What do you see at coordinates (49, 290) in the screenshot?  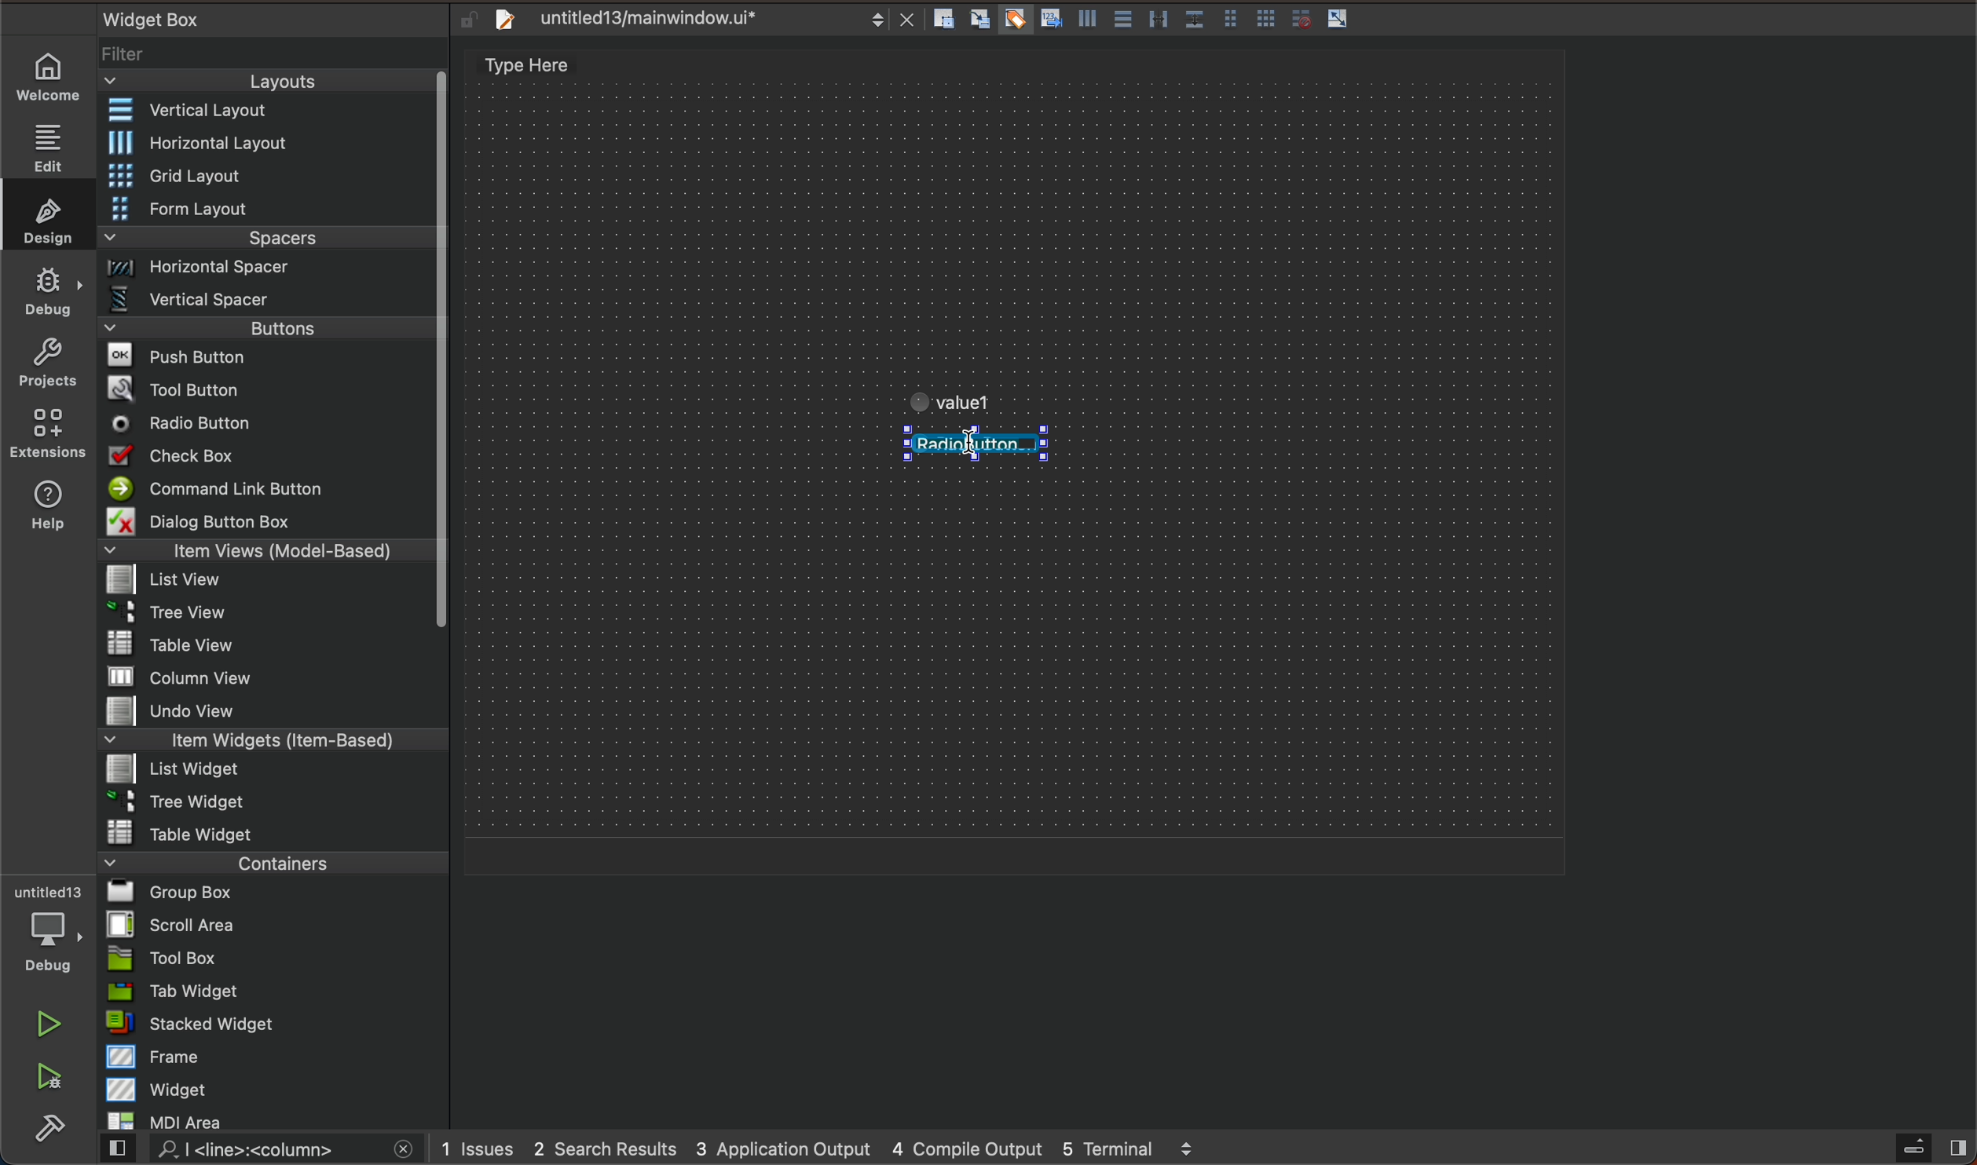 I see `debug` at bounding box center [49, 290].